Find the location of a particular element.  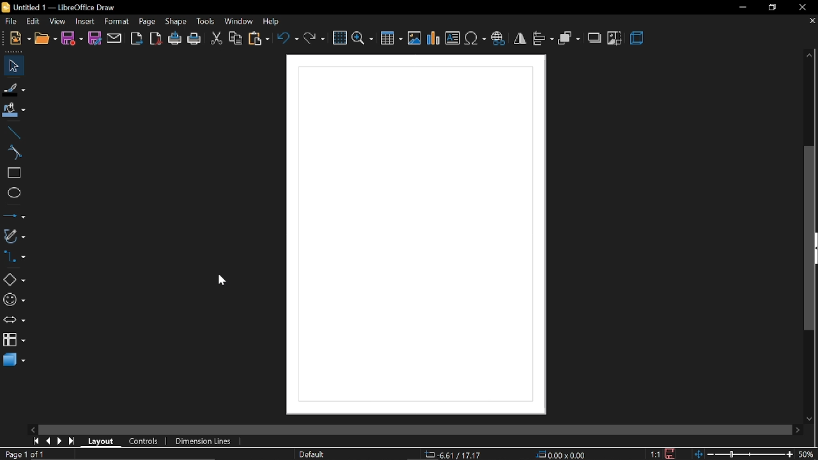

close tab is located at coordinates (811, 20).